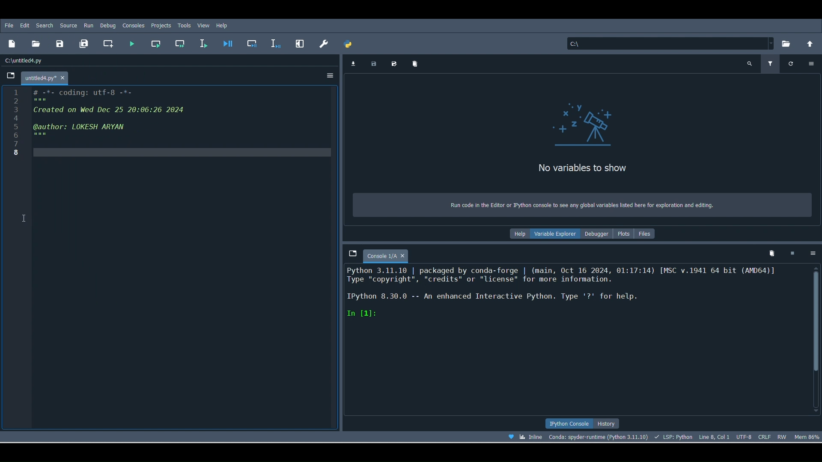 The height and width of the screenshot is (462, 822). Describe the element at coordinates (667, 43) in the screenshot. I see `File location` at that location.